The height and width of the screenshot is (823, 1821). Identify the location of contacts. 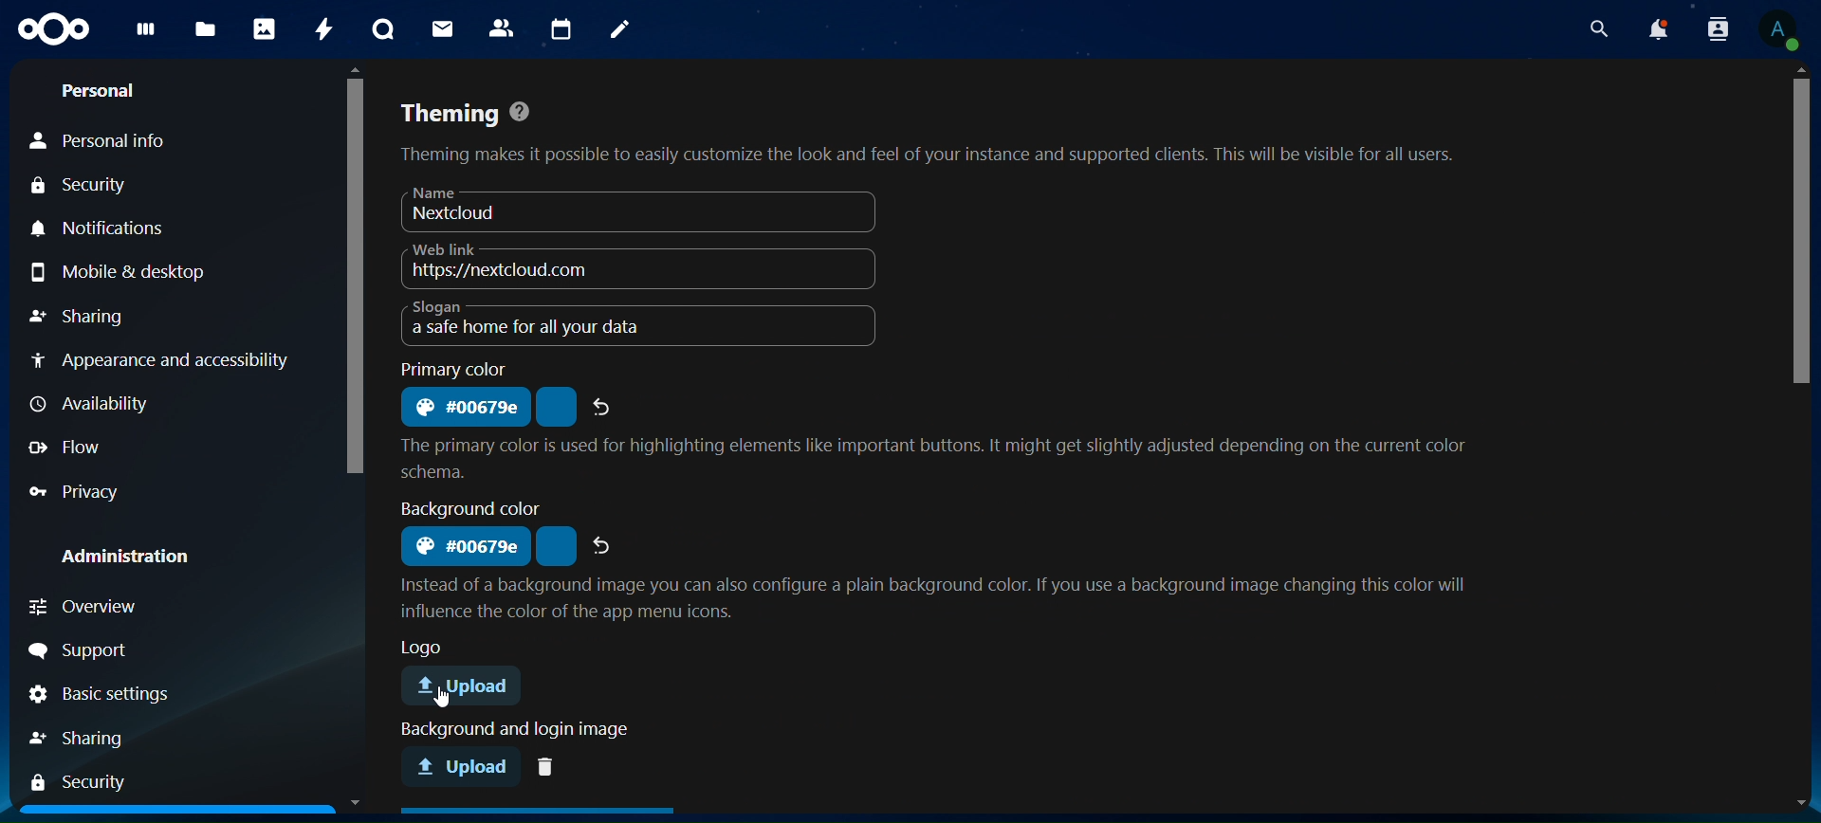
(502, 28).